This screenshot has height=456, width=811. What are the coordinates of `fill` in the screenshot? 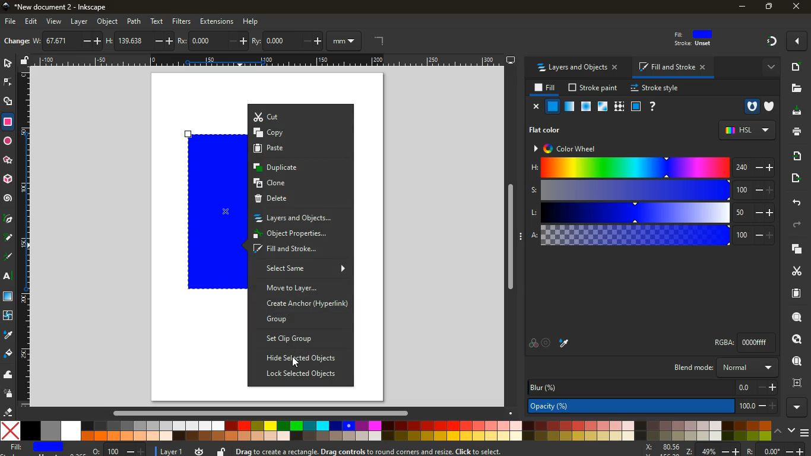 It's located at (545, 90).